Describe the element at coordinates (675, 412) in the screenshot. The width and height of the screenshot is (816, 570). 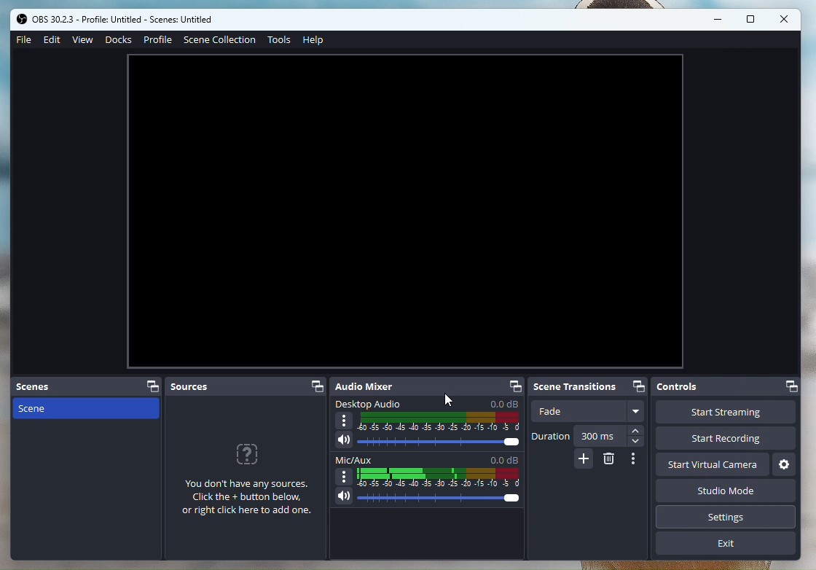
I see `Start streaming` at that location.